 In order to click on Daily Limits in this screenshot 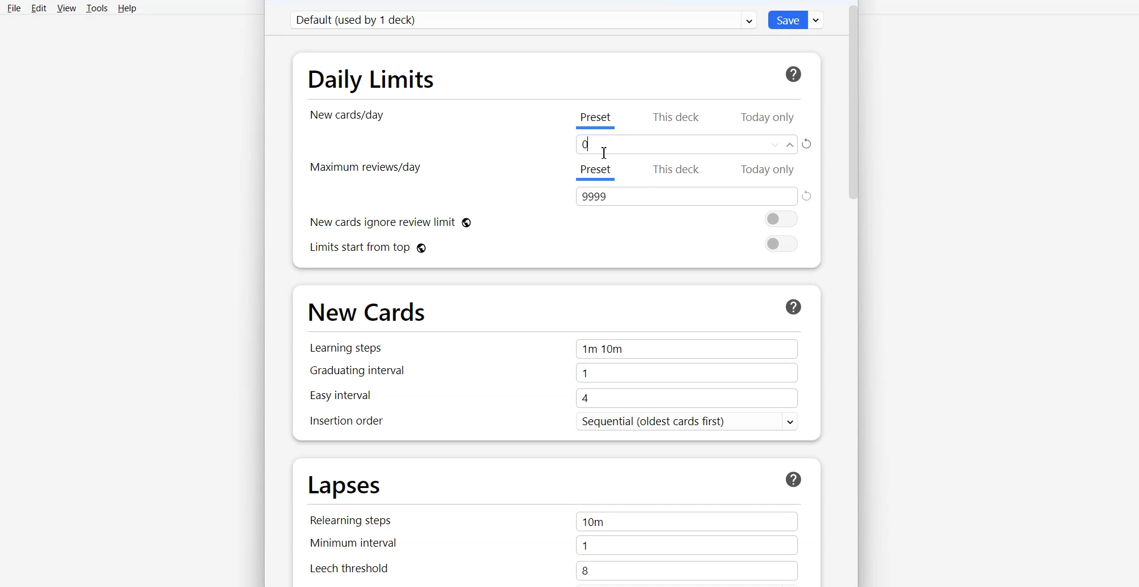, I will do `click(371, 77)`.